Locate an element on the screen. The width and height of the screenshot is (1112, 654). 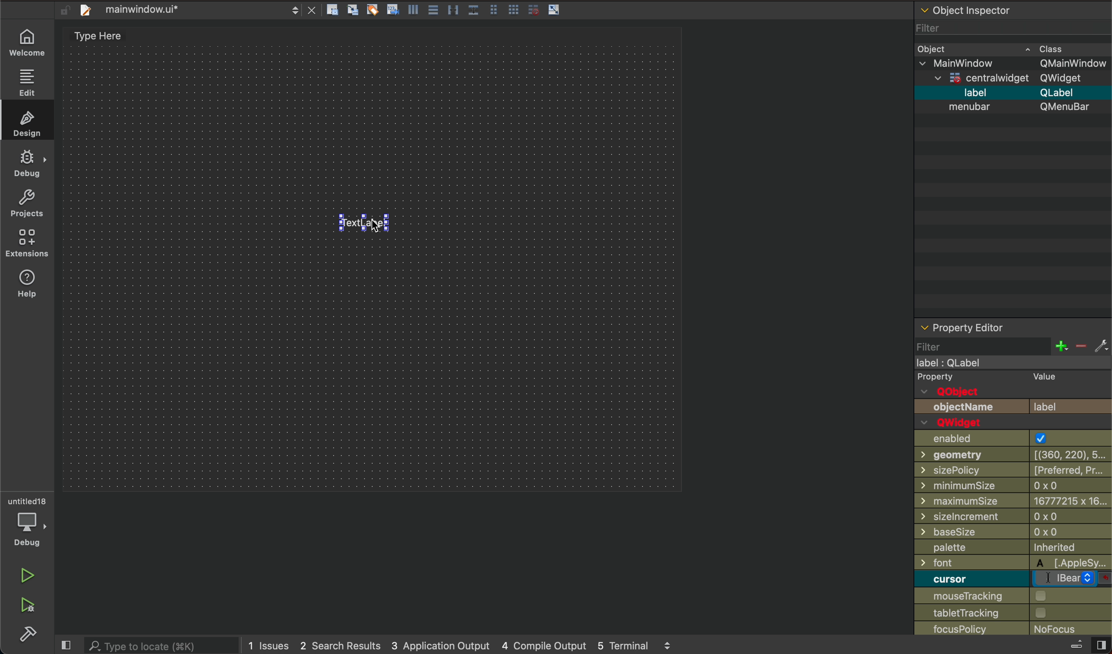
wecome is located at coordinates (28, 40).